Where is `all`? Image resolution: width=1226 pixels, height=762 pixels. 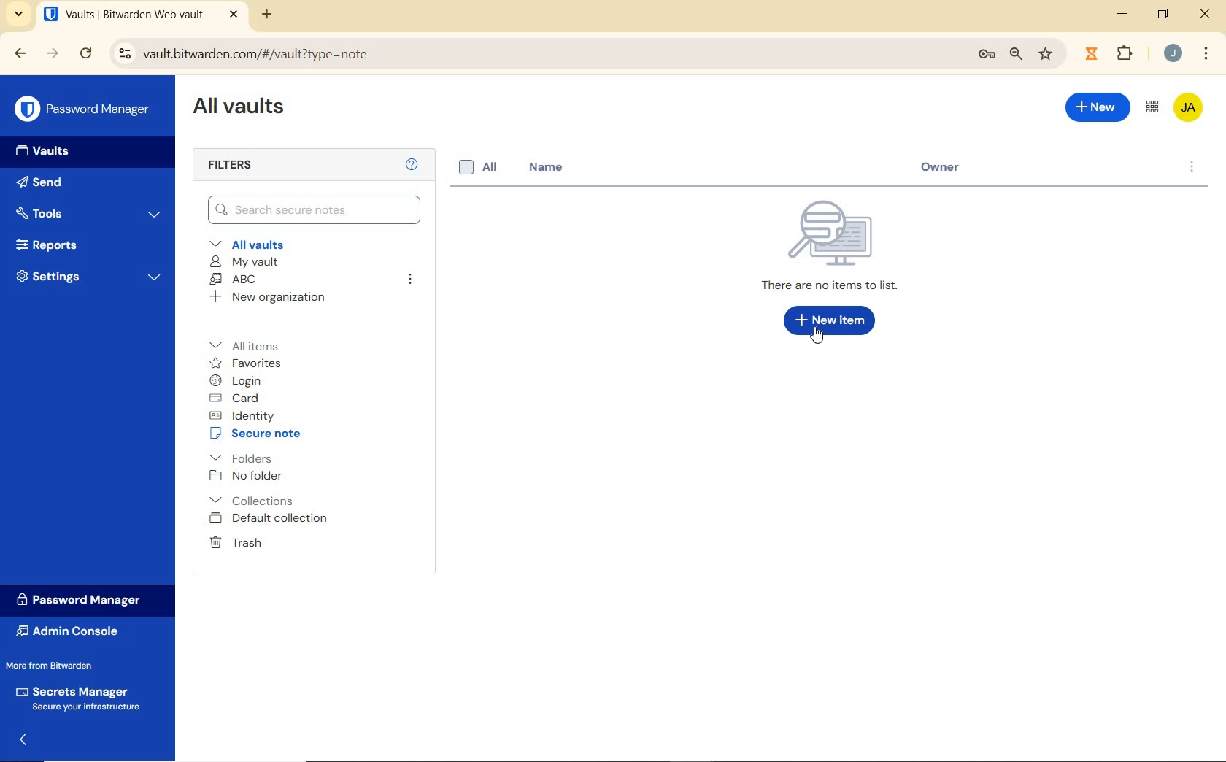 all is located at coordinates (474, 167).